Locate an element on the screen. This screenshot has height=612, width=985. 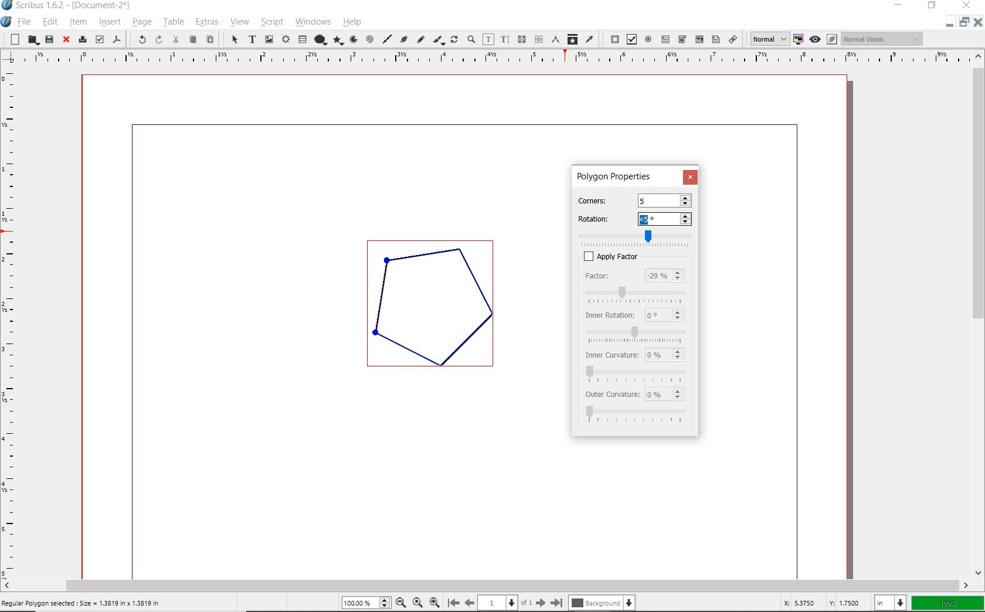
ruler is located at coordinates (492, 59).